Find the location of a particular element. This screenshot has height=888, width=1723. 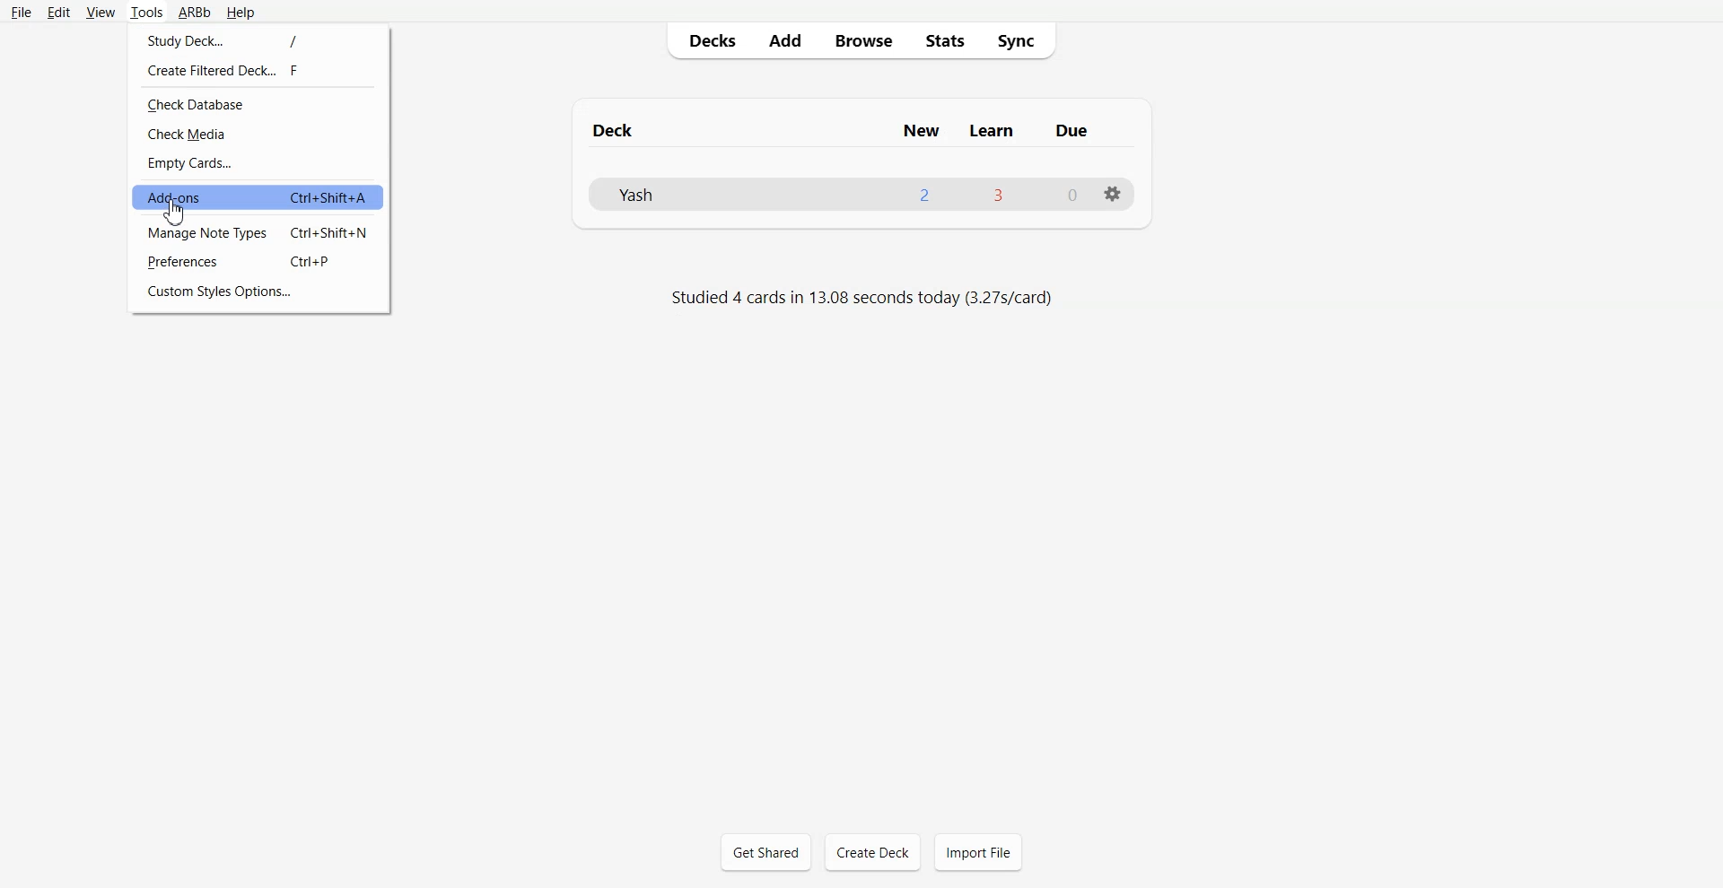

Check Media is located at coordinates (260, 135).